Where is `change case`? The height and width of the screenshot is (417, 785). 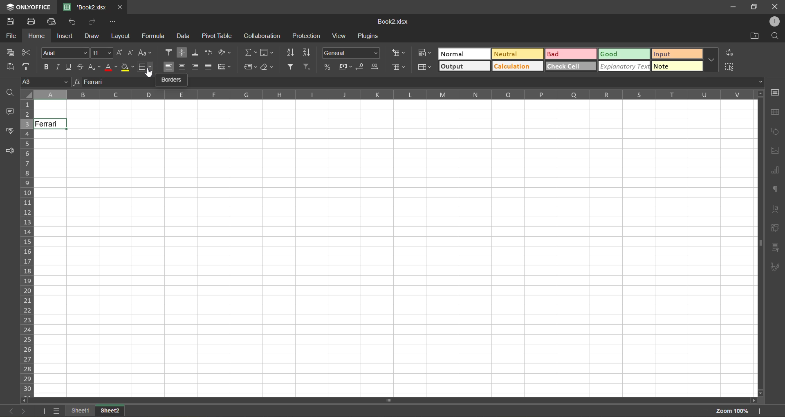
change case is located at coordinates (146, 53).